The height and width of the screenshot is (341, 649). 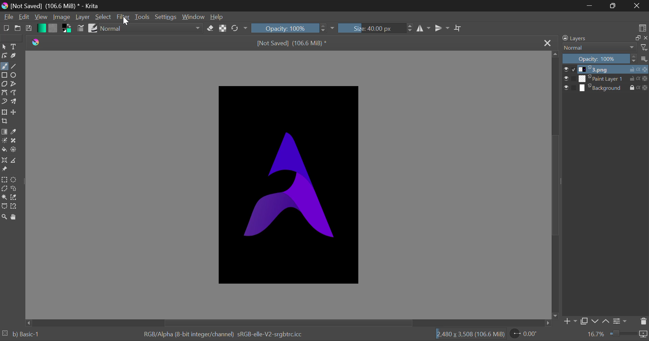 I want to click on Polylines, so click(x=14, y=85).